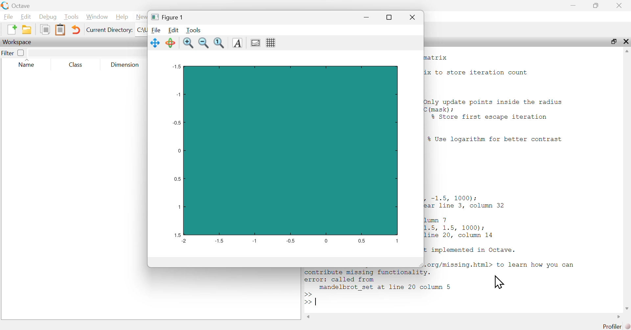 The height and width of the screenshot is (330, 631). I want to click on close, so click(625, 42).